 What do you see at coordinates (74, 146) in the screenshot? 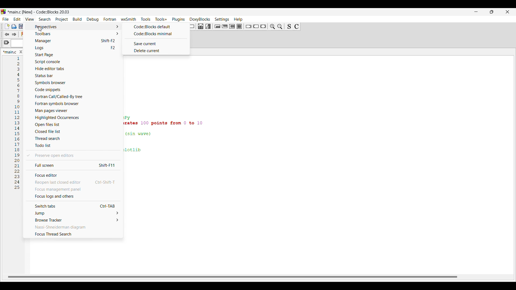
I see `Todo list` at bounding box center [74, 146].